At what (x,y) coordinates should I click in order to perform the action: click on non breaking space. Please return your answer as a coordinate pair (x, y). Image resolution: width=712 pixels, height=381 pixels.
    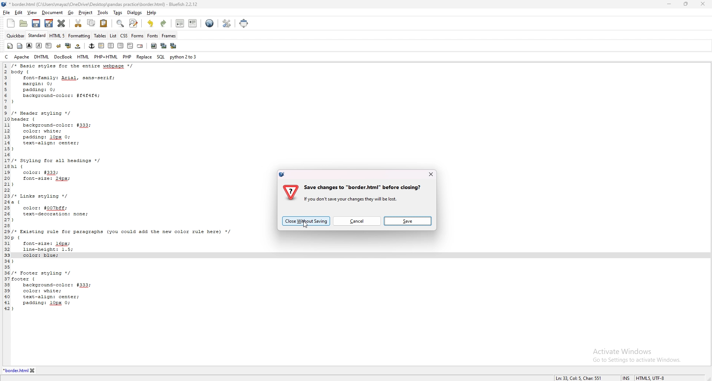
    Looking at the image, I should click on (78, 46).